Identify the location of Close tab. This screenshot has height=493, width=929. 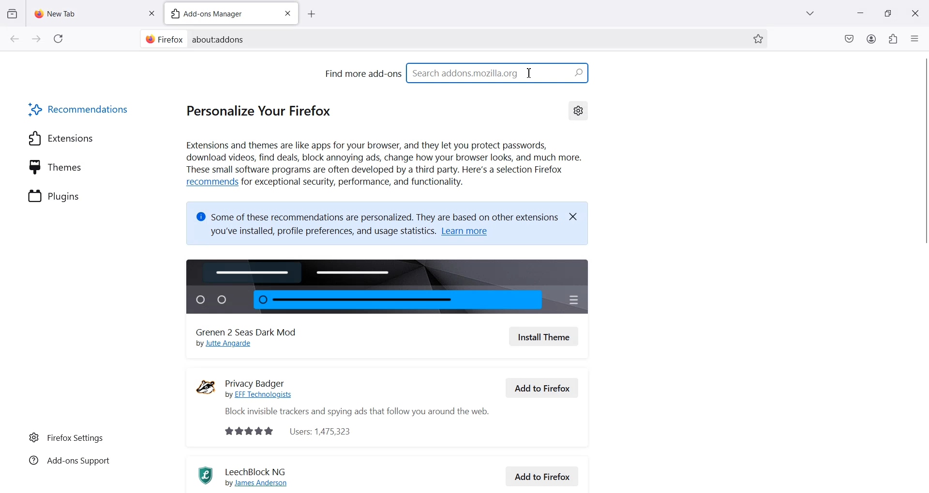
(151, 12).